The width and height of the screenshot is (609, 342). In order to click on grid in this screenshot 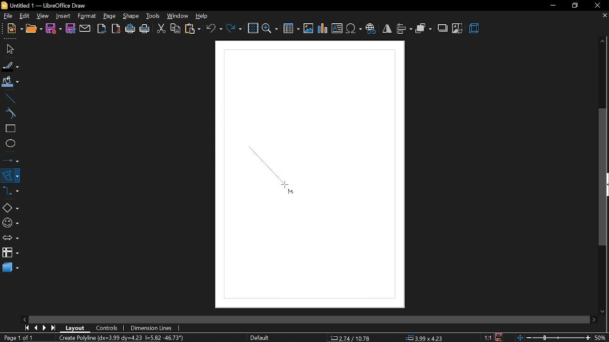, I will do `click(253, 28)`.